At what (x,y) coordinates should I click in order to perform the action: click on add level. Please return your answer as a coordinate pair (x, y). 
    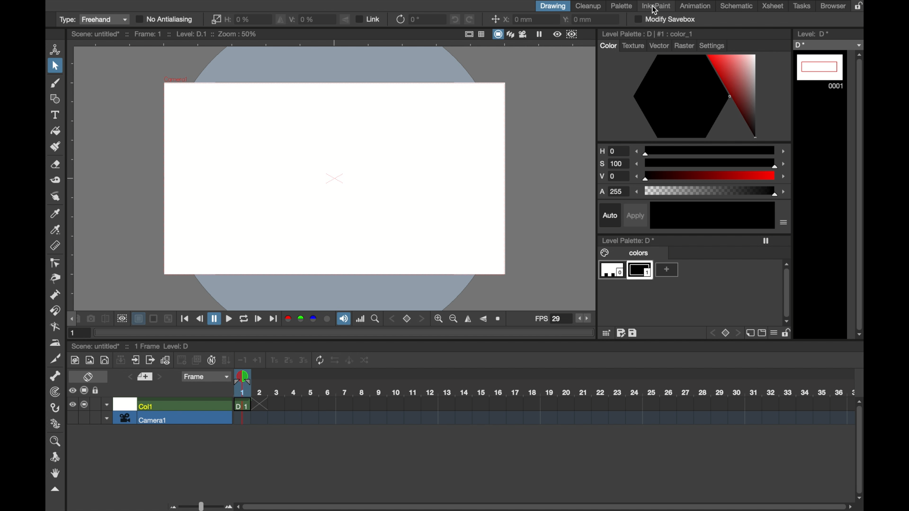
    Looking at the image, I should click on (667, 270).